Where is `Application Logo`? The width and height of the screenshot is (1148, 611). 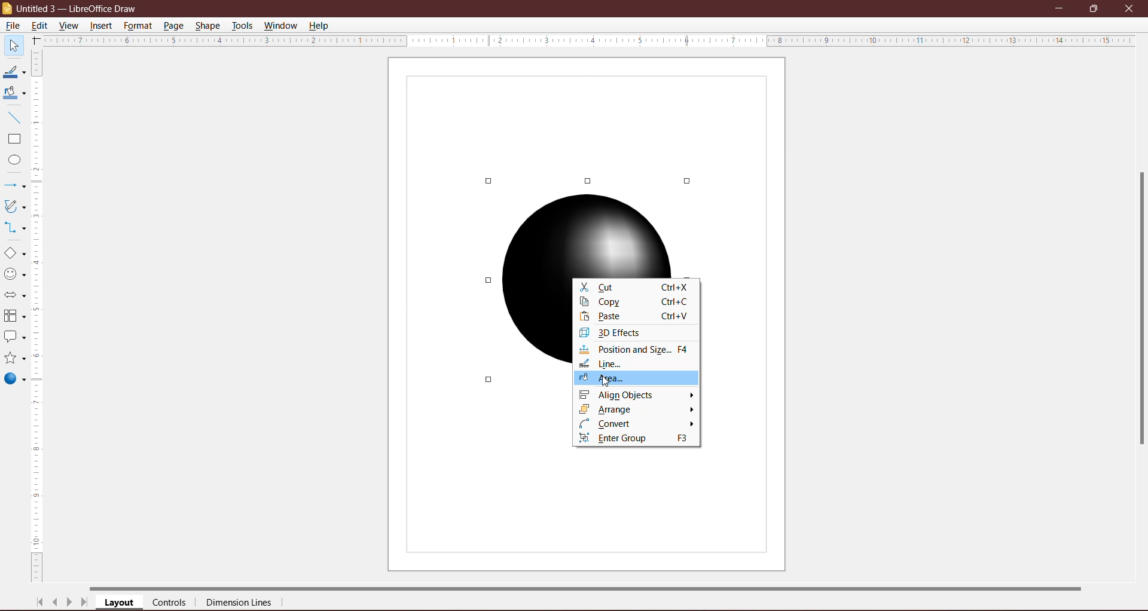
Application Logo is located at coordinates (8, 9).